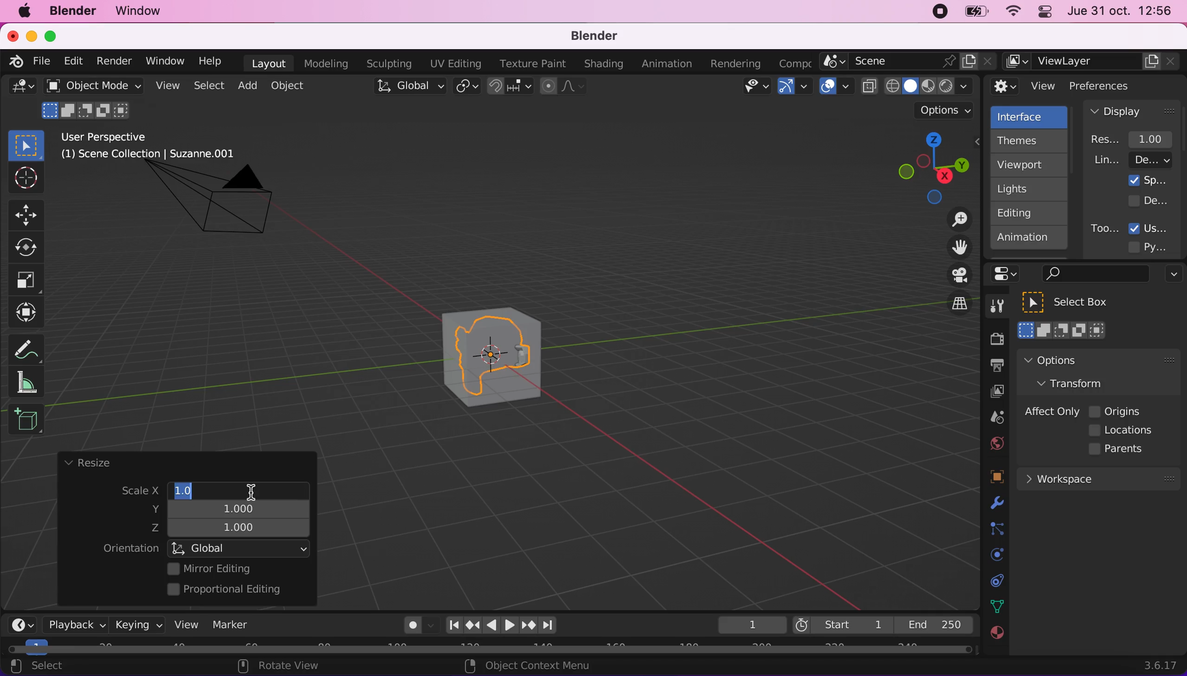 This screenshot has height=676, width=1187. Describe the element at coordinates (190, 489) in the screenshot. I see `selected scale` at that location.